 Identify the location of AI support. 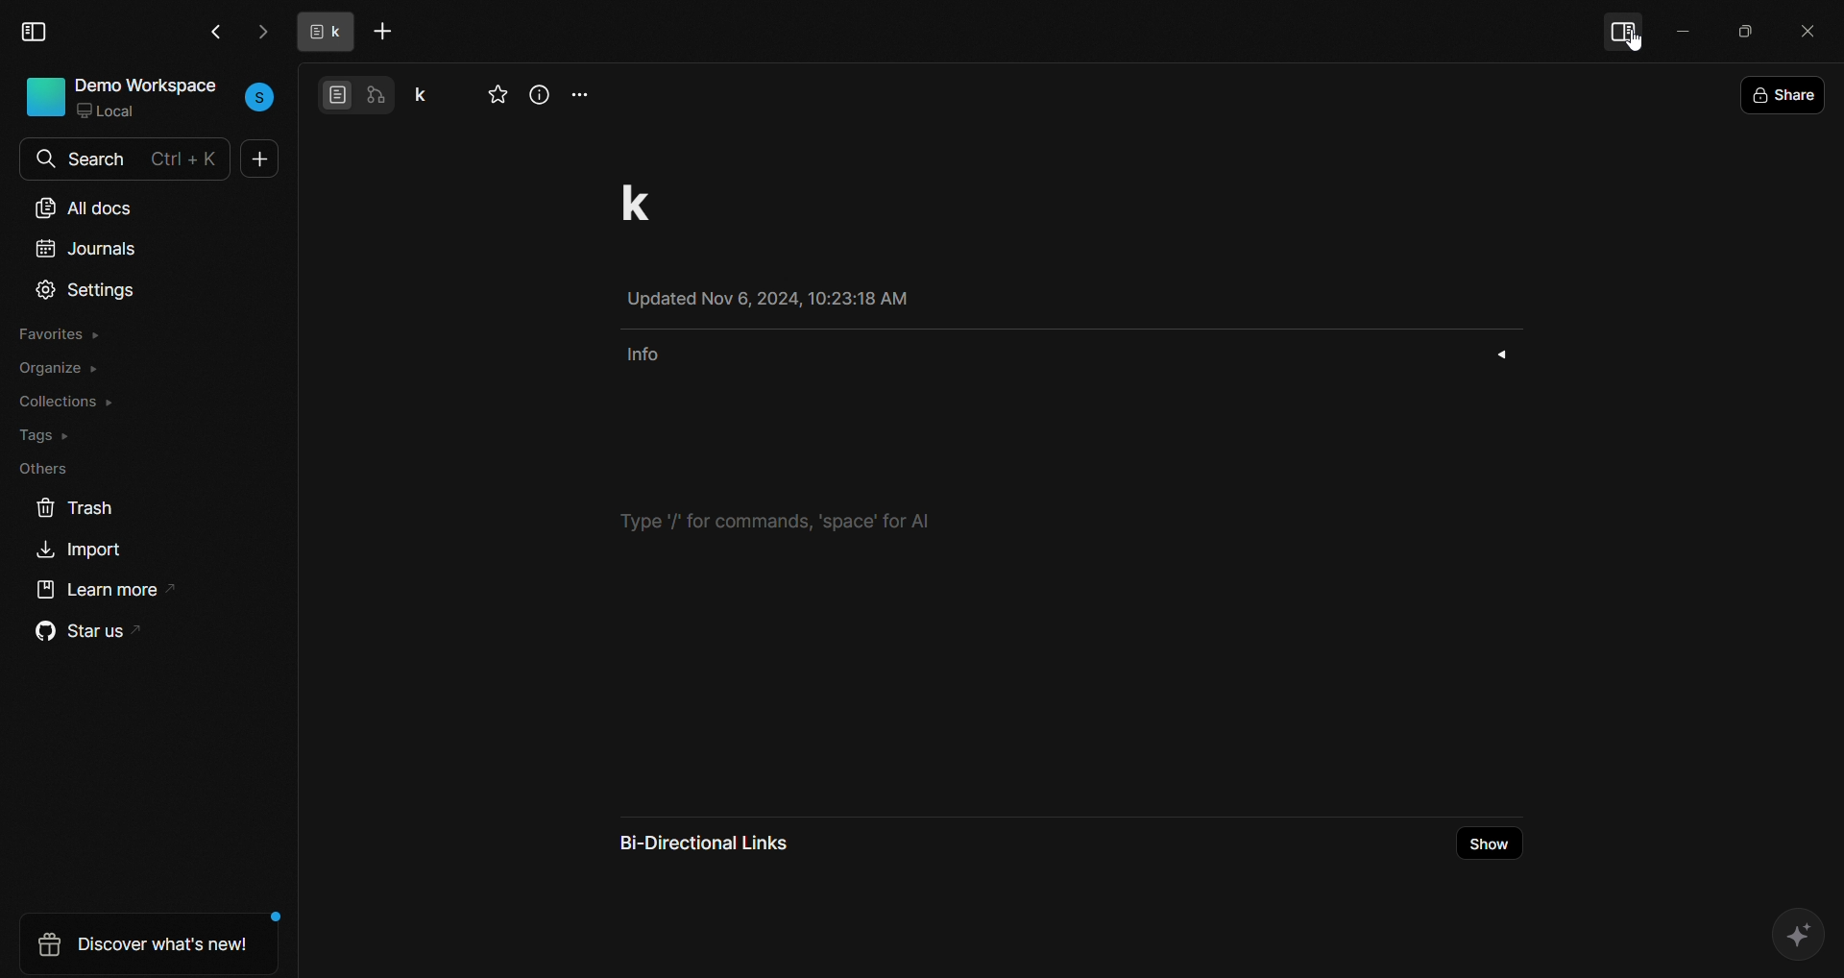
(1798, 933).